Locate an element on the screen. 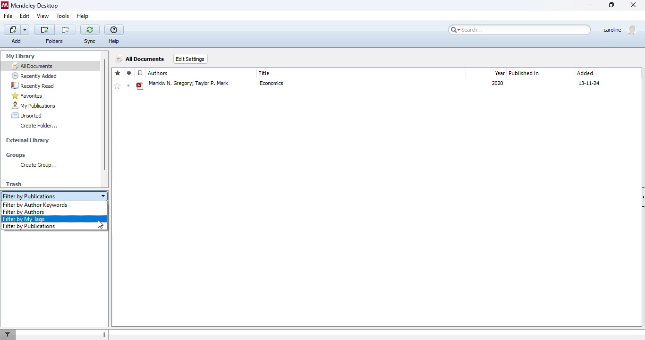 The image size is (645, 340). filter by author keywords is located at coordinates (35, 205).